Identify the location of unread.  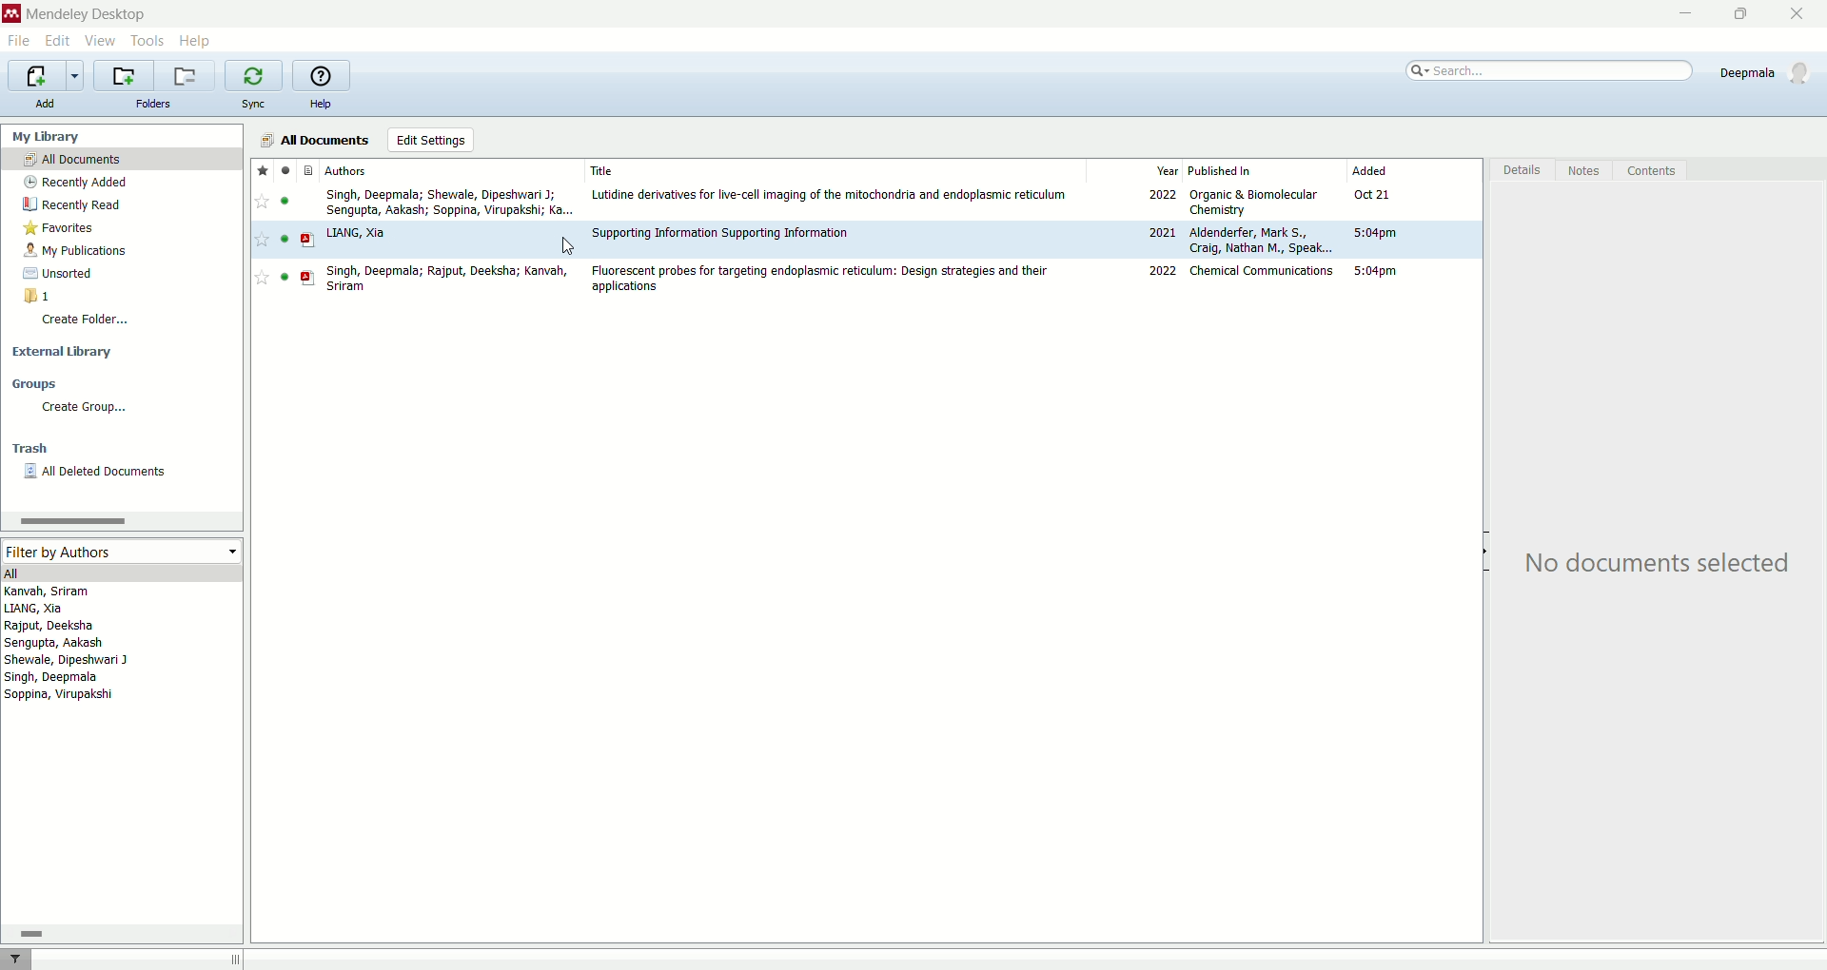
(285, 277).